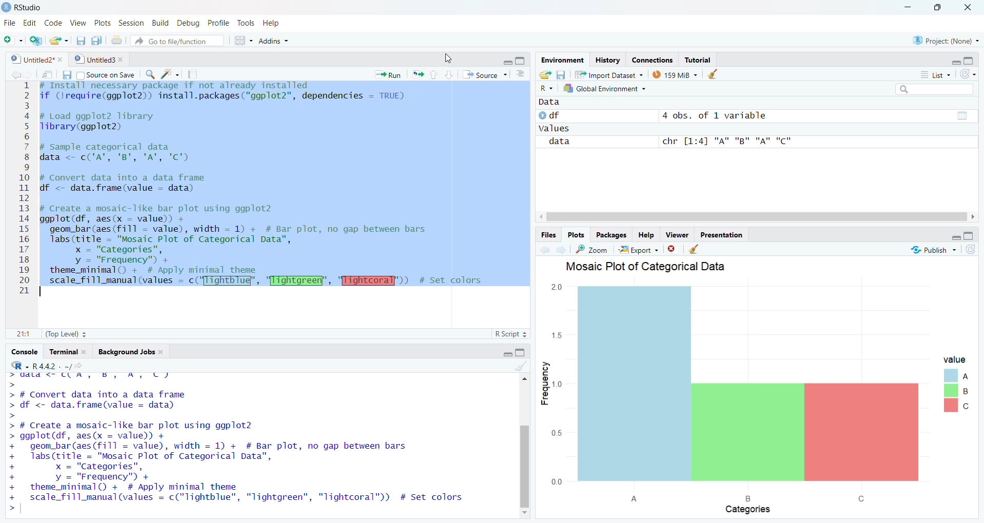 The height and width of the screenshot is (523, 984). Describe the element at coordinates (970, 249) in the screenshot. I see `Refresh` at that location.